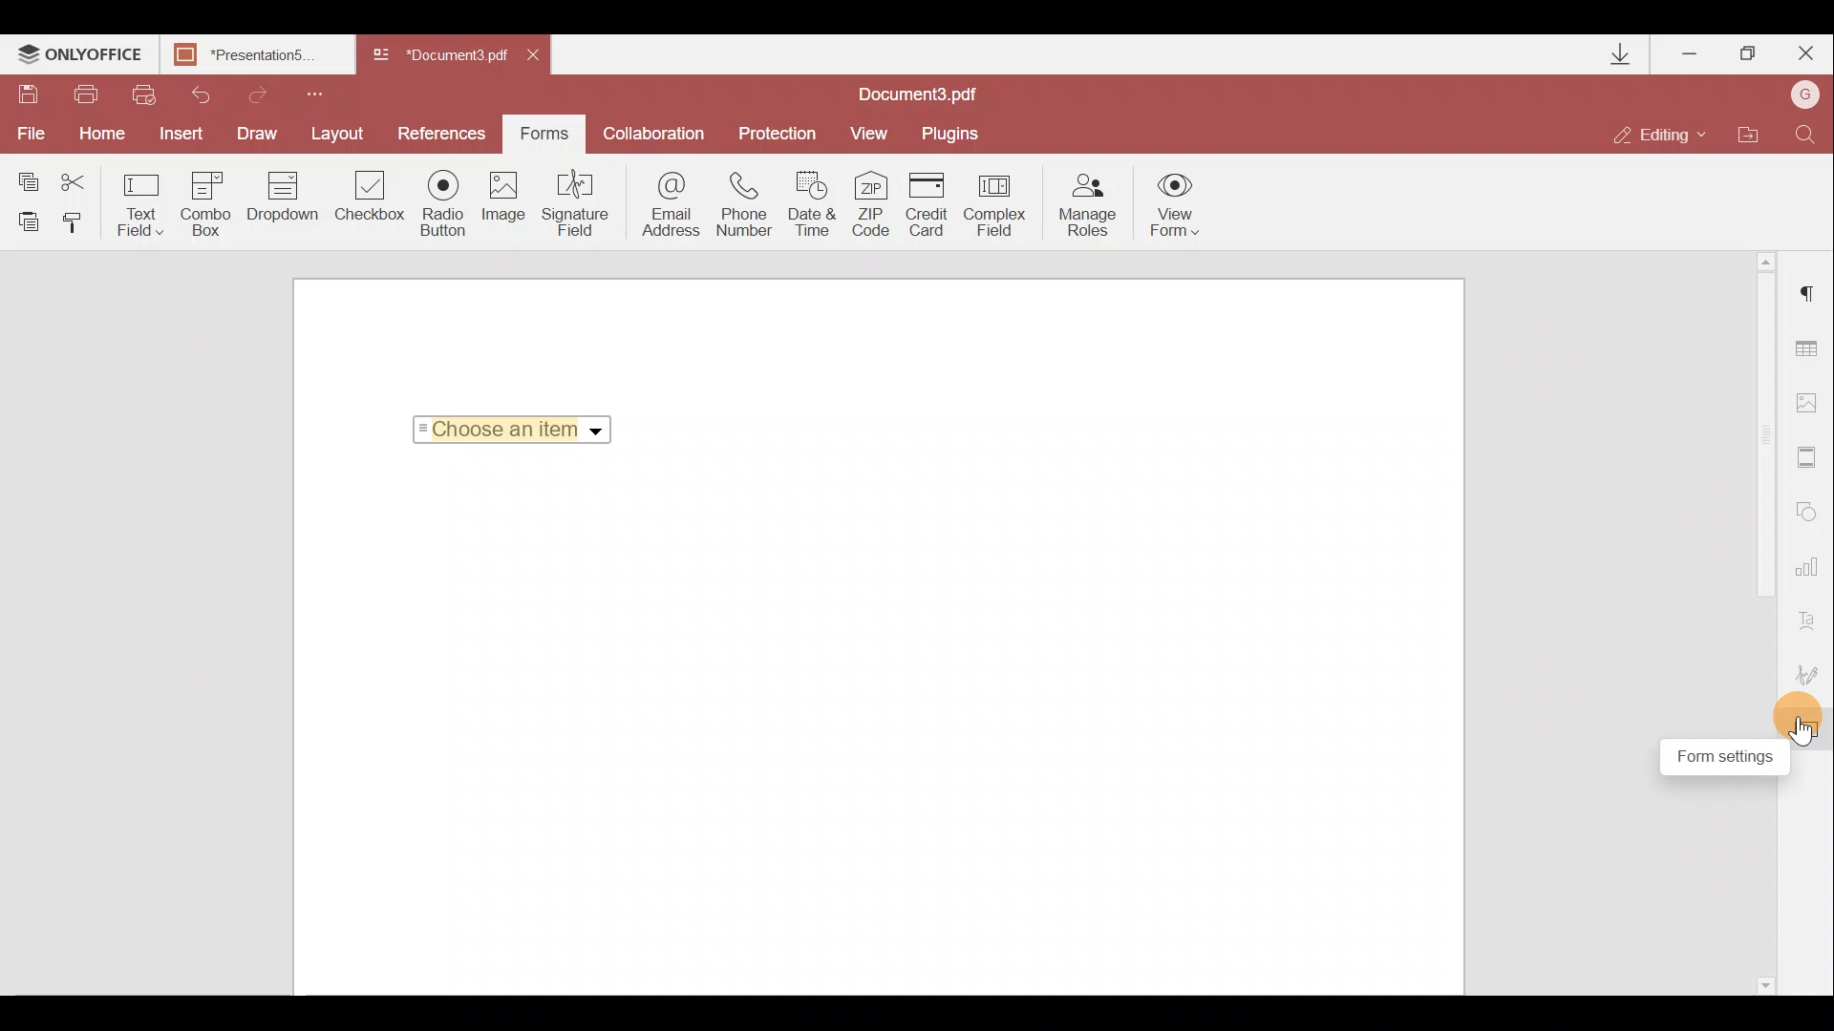 Image resolution: width=1834 pixels, height=1031 pixels. I want to click on Open file location, so click(1747, 137).